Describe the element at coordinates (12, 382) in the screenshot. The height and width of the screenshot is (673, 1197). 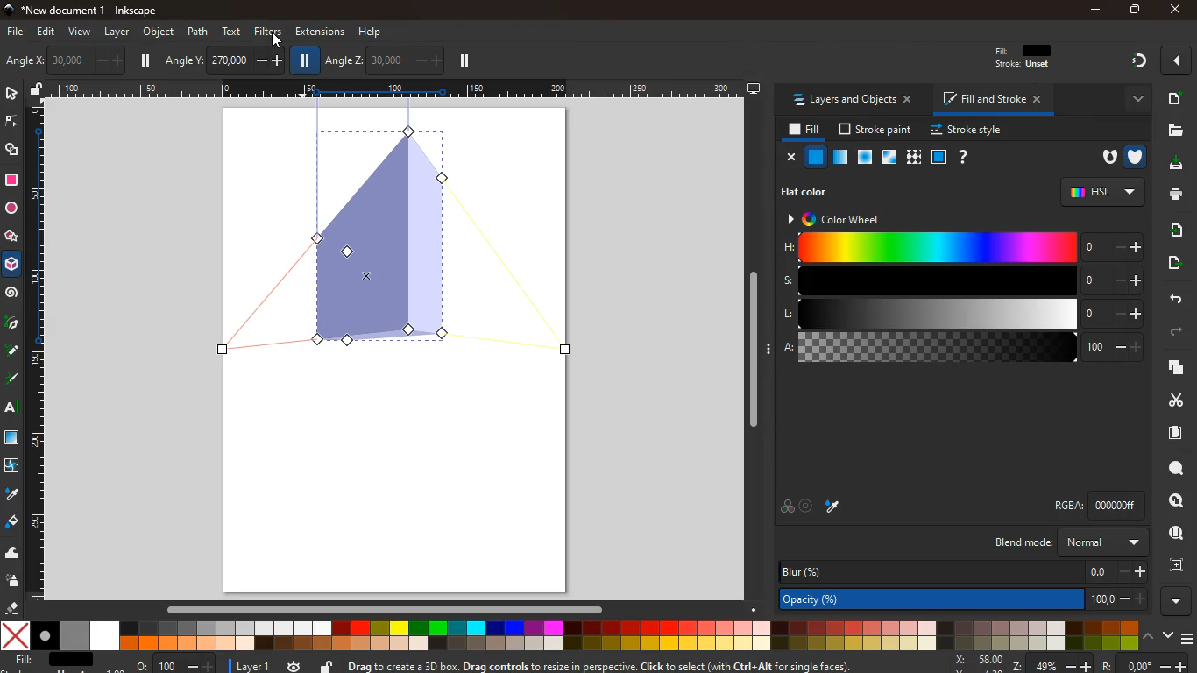
I see `draw` at that location.